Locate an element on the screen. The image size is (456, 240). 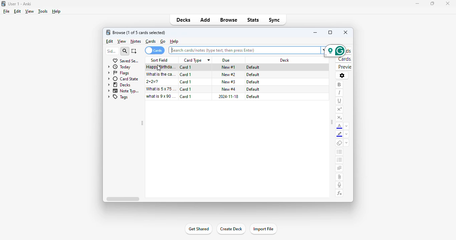
today is located at coordinates (119, 67).